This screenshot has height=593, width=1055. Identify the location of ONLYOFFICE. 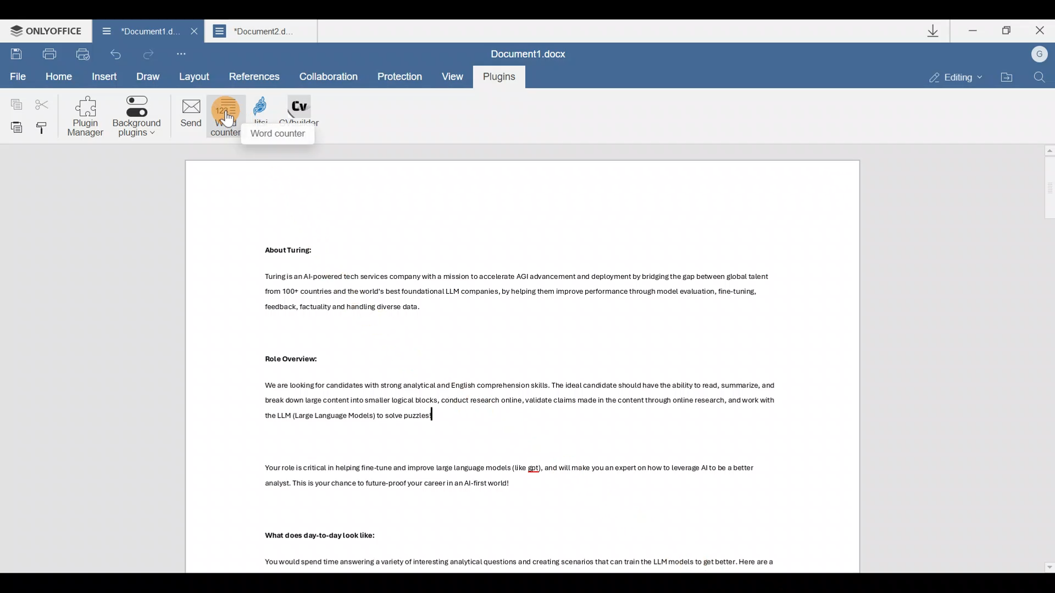
(42, 31).